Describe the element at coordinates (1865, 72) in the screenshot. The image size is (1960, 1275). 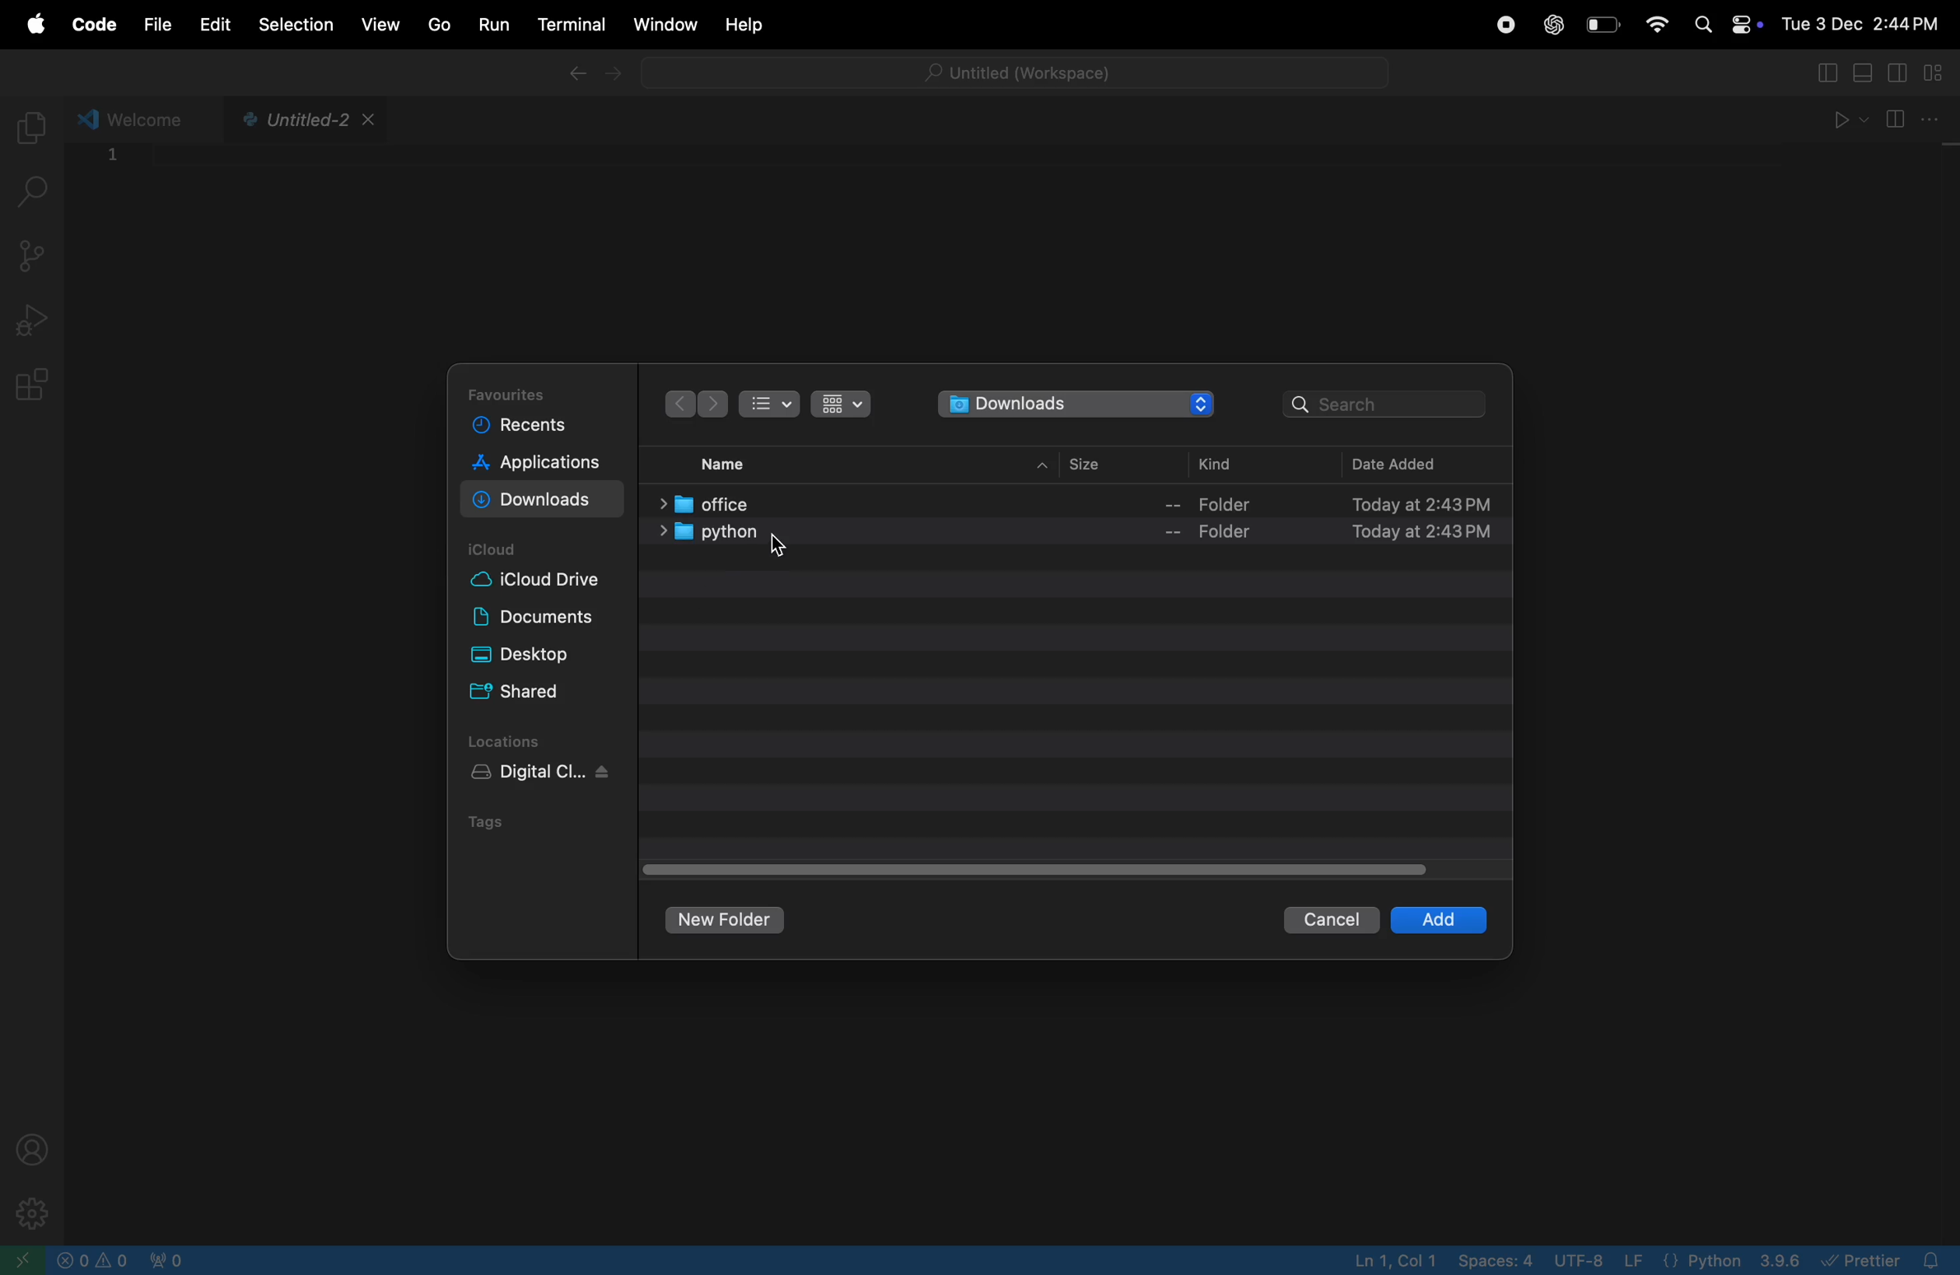
I see `toggle panel` at that location.